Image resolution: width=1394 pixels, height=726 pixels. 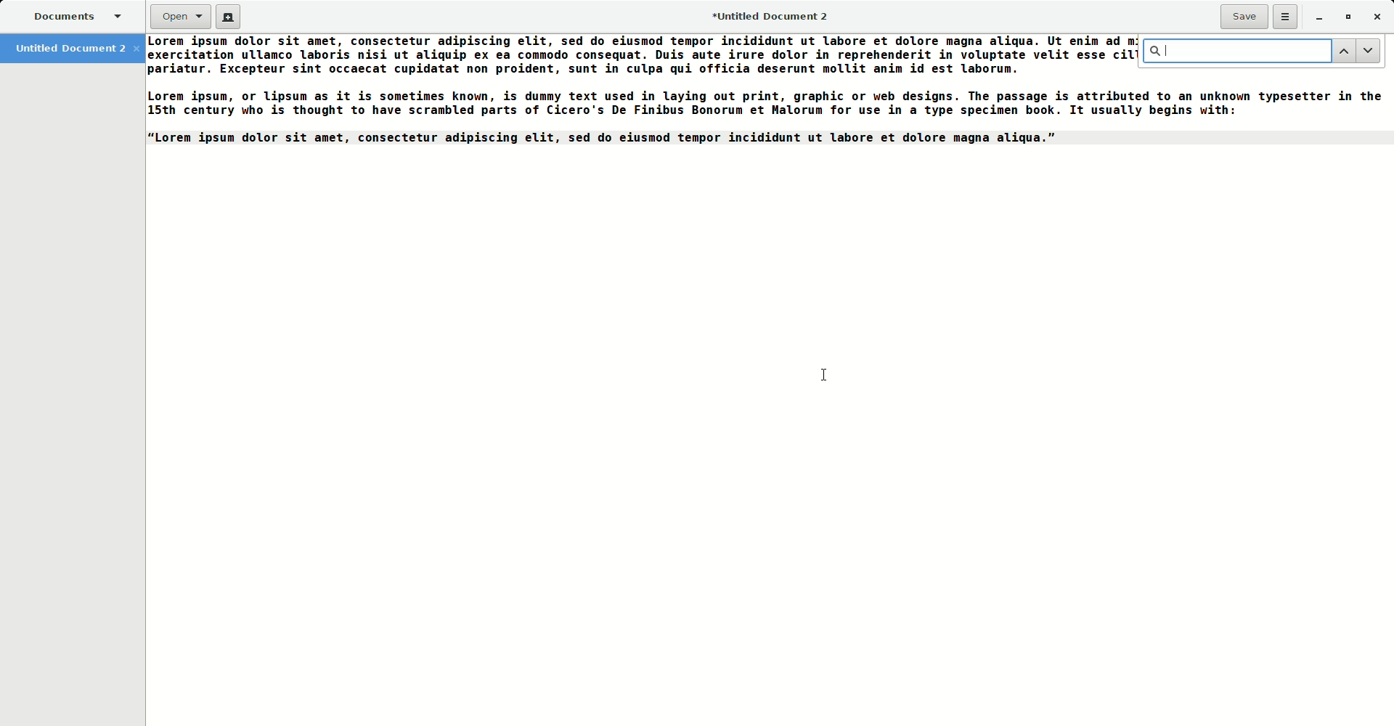 What do you see at coordinates (1316, 18) in the screenshot?
I see `Minimize` at bounding box center [1316, 18].